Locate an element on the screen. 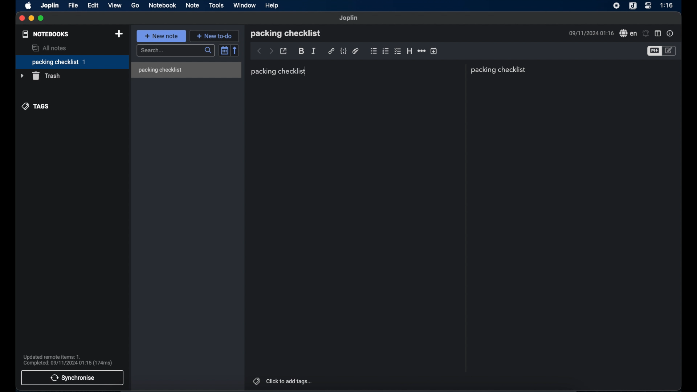 The width and height of the screenshot is (697, 392). joplin icone is located at coordinates (633, 6).